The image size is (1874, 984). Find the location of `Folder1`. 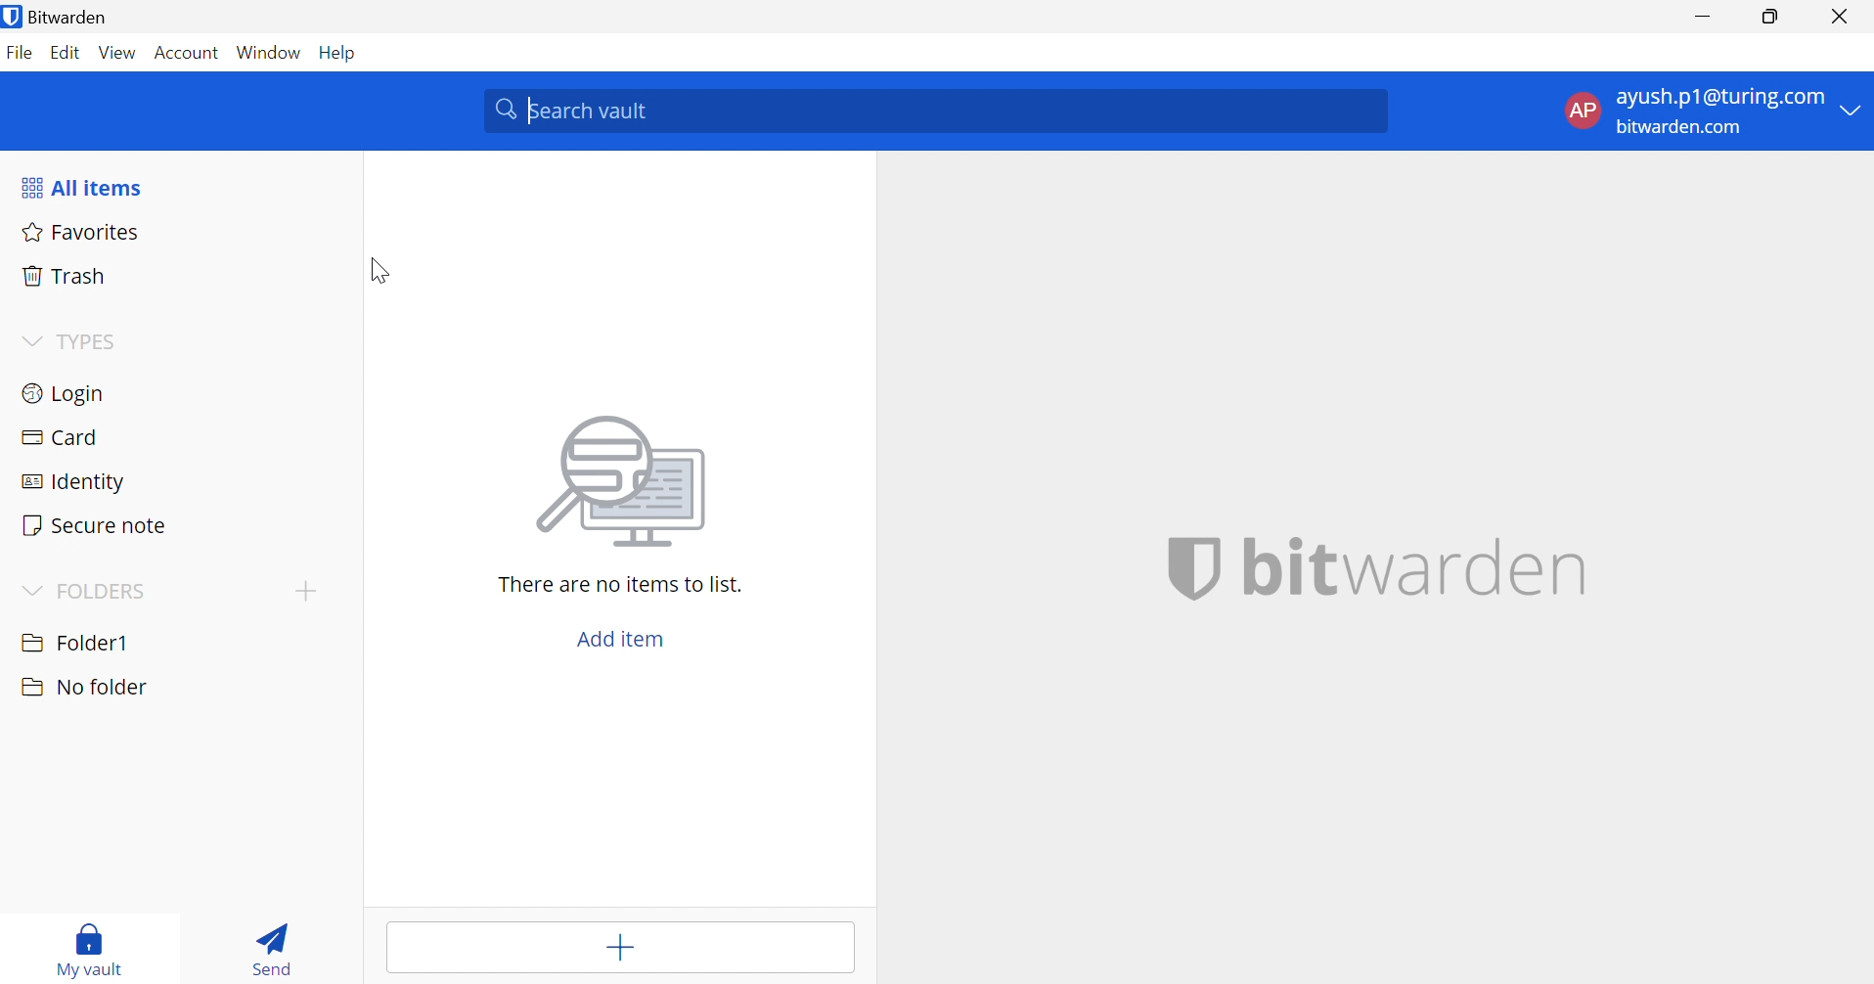

Folder1 is located at coordinates (74, 643).